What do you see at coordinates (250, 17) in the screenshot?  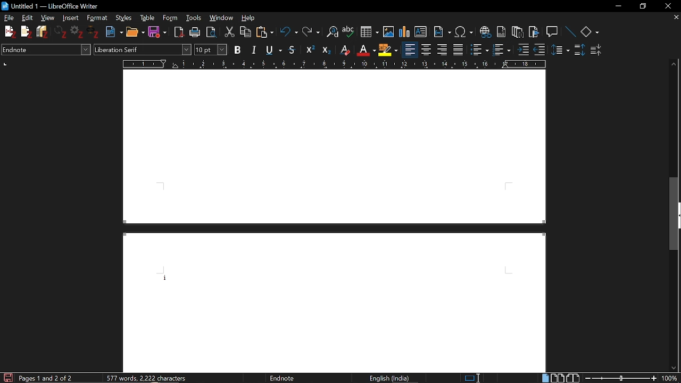 I see `help` at bounding box center [250, 17].